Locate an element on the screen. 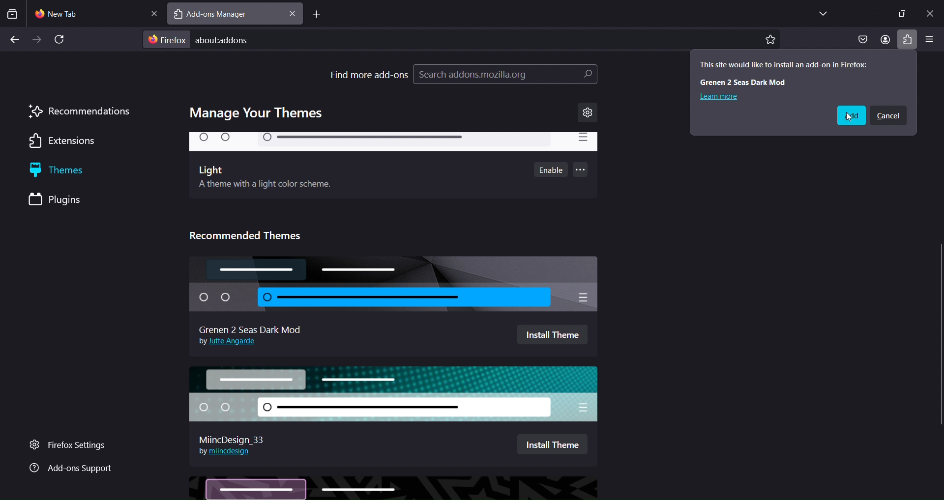  list all tabs is located at coordinates (820, 13).